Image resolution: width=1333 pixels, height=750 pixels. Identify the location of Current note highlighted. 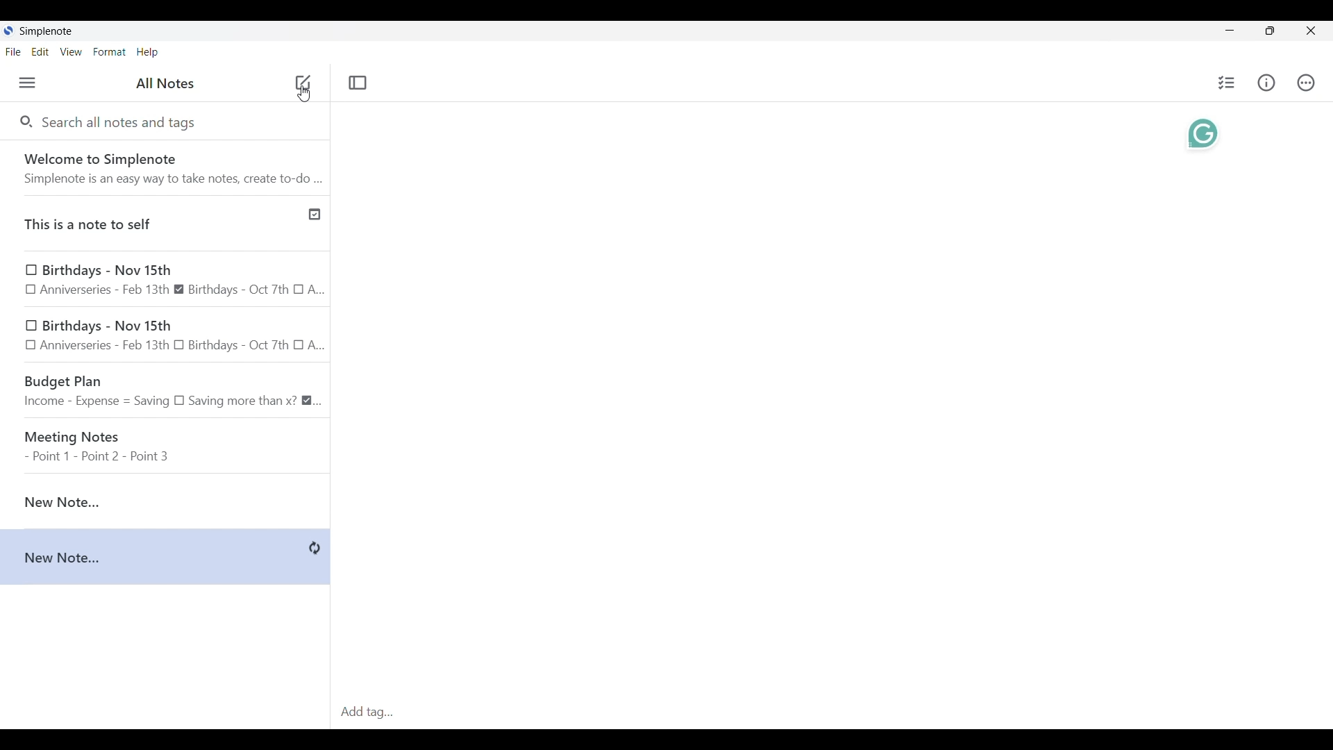
(158, 497).